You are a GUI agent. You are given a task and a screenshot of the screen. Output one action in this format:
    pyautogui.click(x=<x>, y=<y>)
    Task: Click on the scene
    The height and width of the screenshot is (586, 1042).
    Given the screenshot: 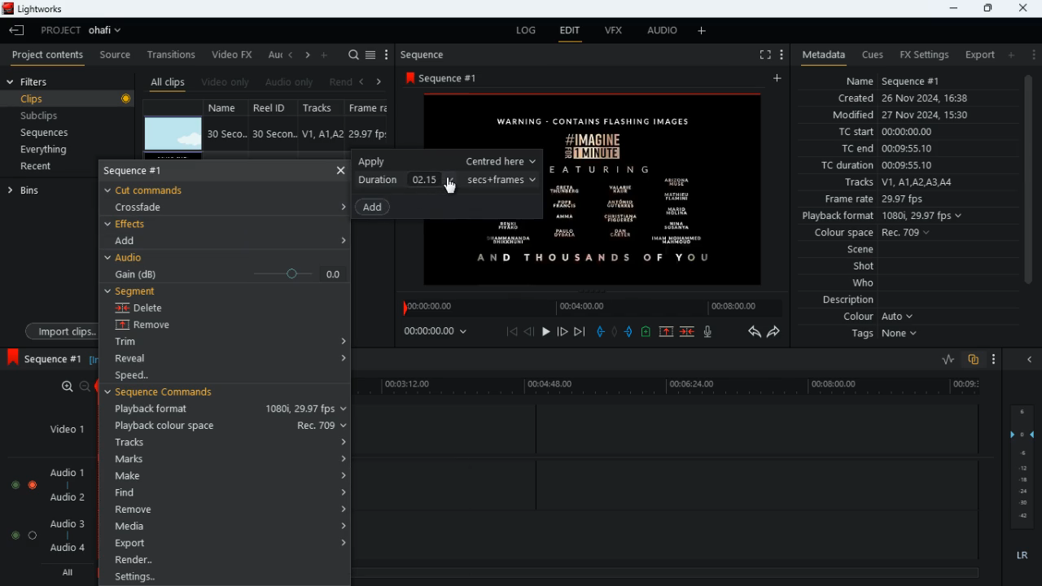 What is the action you would take?
    pyautogui.click(x=861, y=251)
    